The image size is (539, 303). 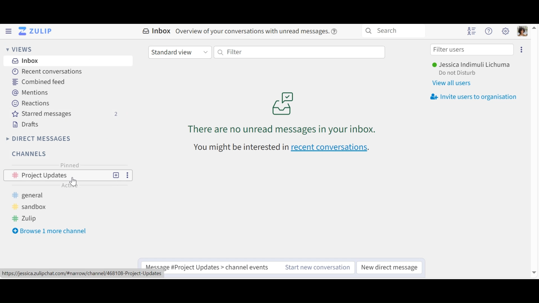 What do you see at coordinates (459, 73) in the screenshot?
I see `Do not Disturb` at bounding box center [459, 73].